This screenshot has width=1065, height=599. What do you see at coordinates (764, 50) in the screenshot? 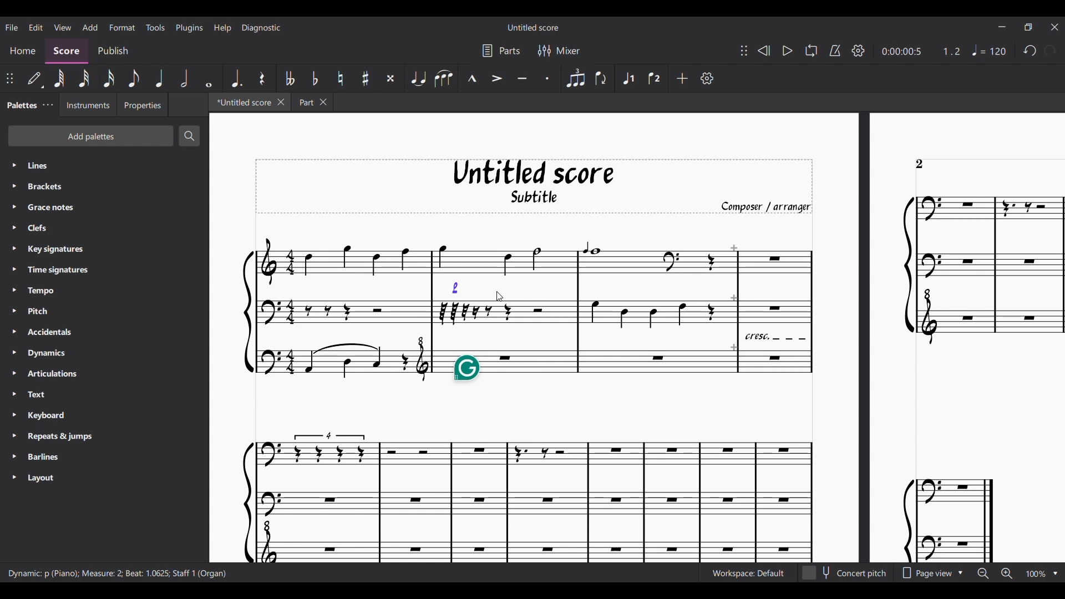
I see `Rewind` at bounding box center [764, 50].